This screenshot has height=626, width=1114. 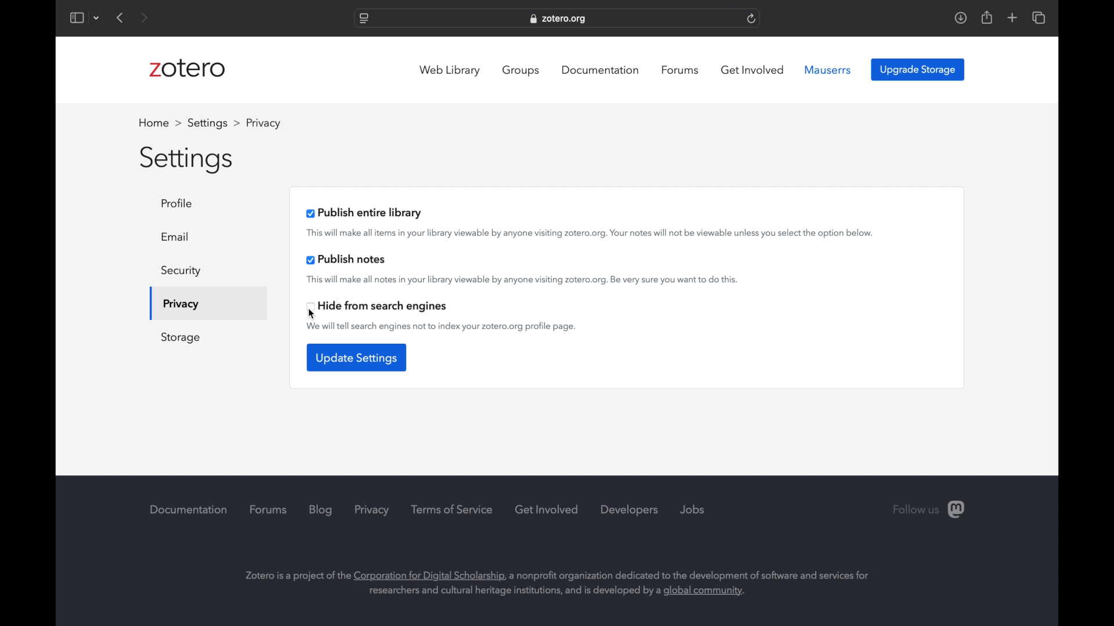 What do you see at coordinates (751, 19) in the screenshot?
I see `refresh` at bounding box center [751, 19].